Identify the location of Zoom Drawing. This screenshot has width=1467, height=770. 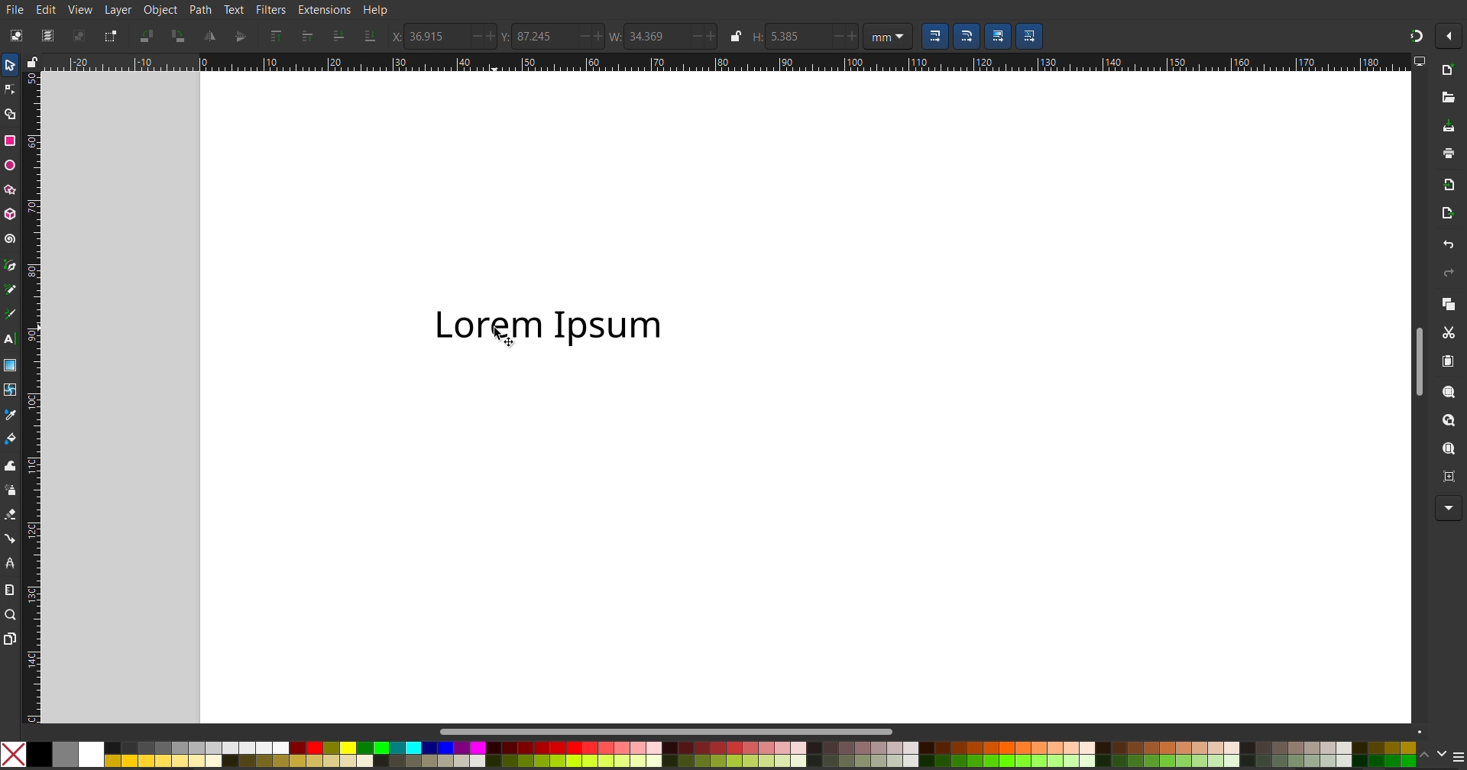
(1444, 420).